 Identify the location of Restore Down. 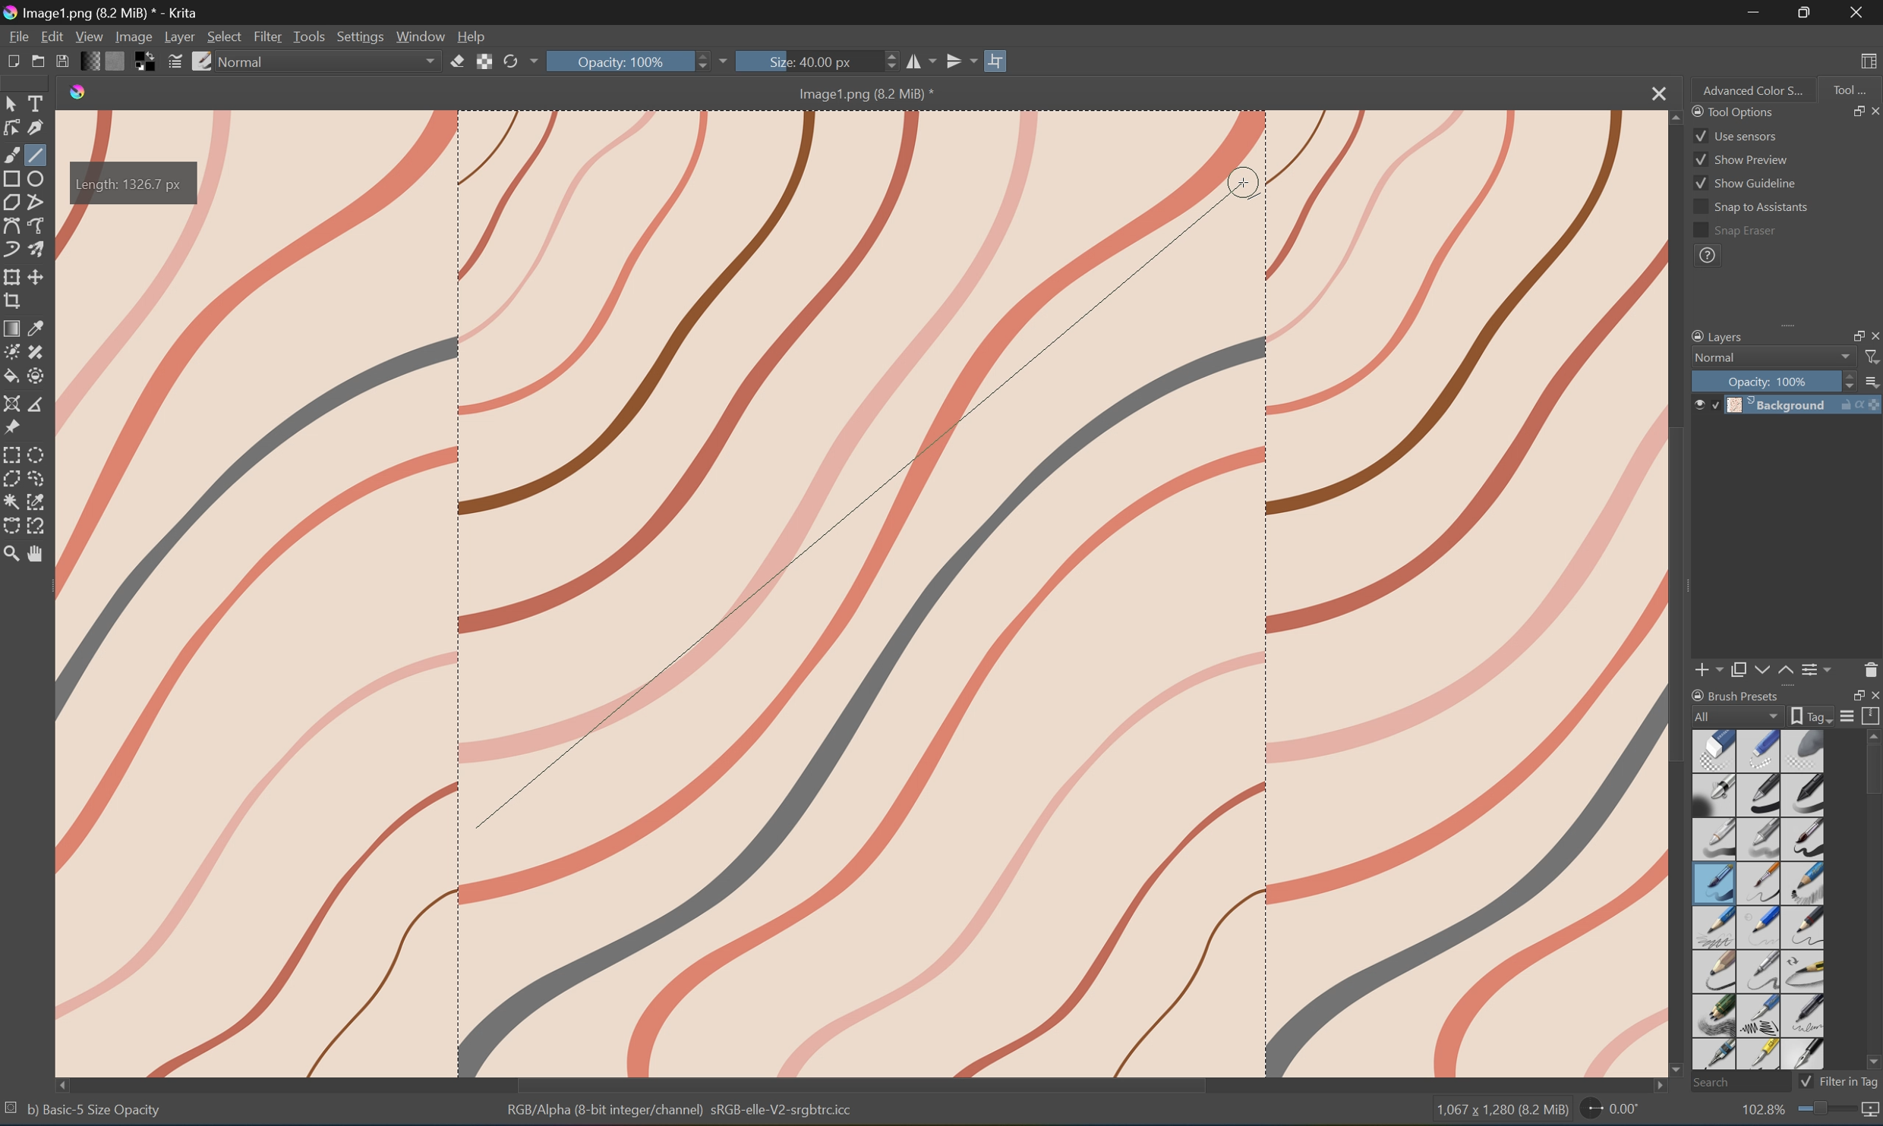
(1849, 111).